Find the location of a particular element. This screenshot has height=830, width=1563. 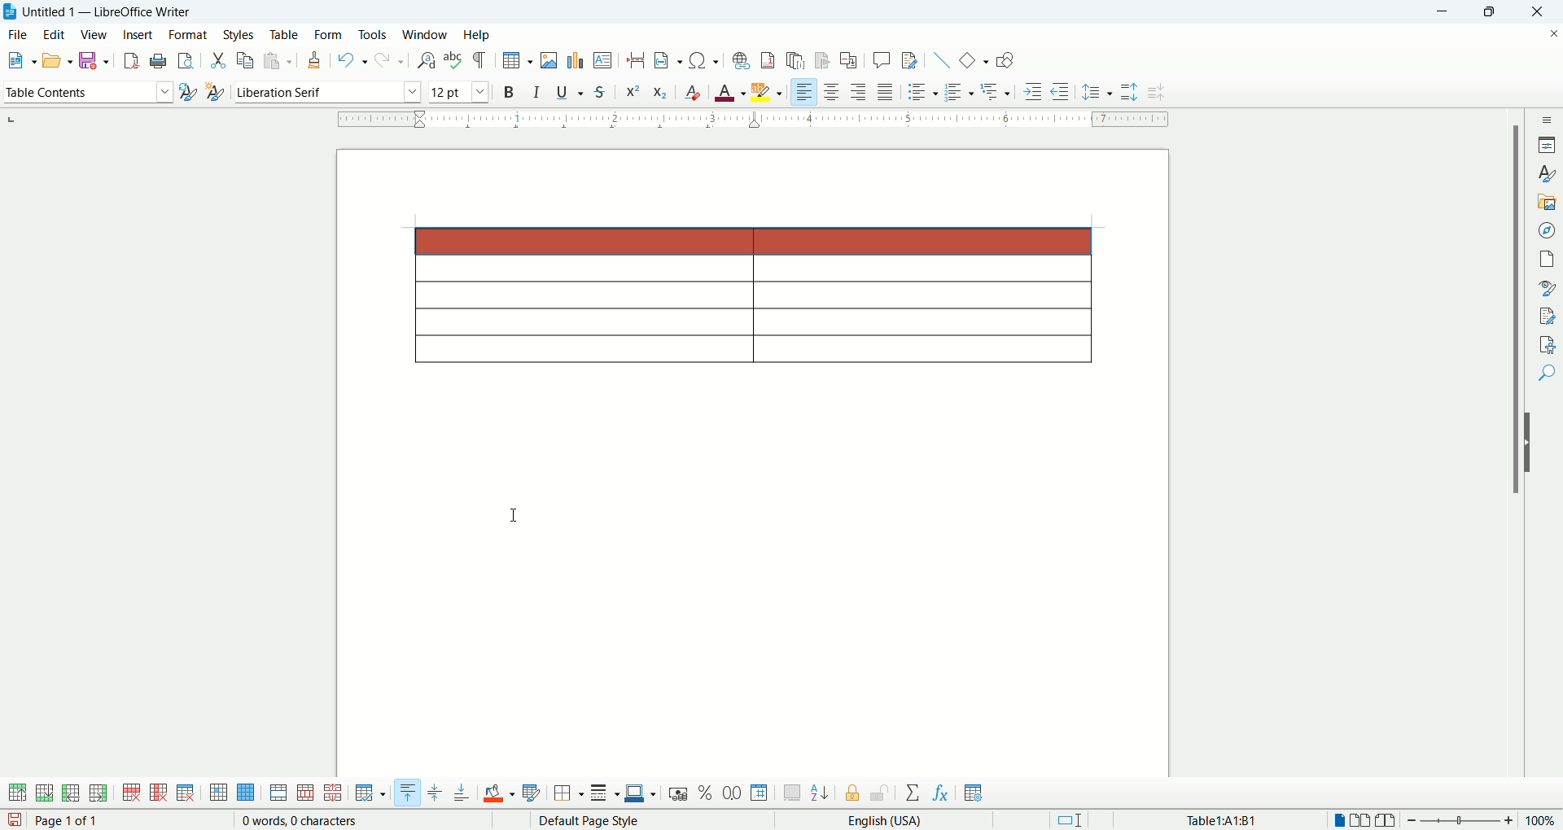

standar selection is located at coordinates (1080, 819).